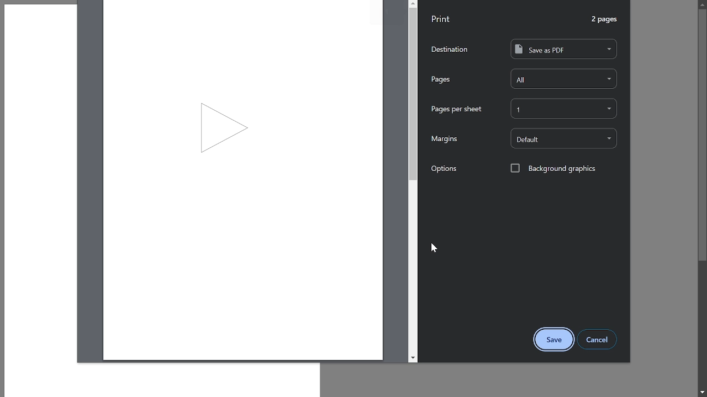 Image resolution: width=707 pixels, height=397 pixels. What do you see at coordinates (441, 80) in the screenshot?
I see `Pages` at bounding box center [441, 80].